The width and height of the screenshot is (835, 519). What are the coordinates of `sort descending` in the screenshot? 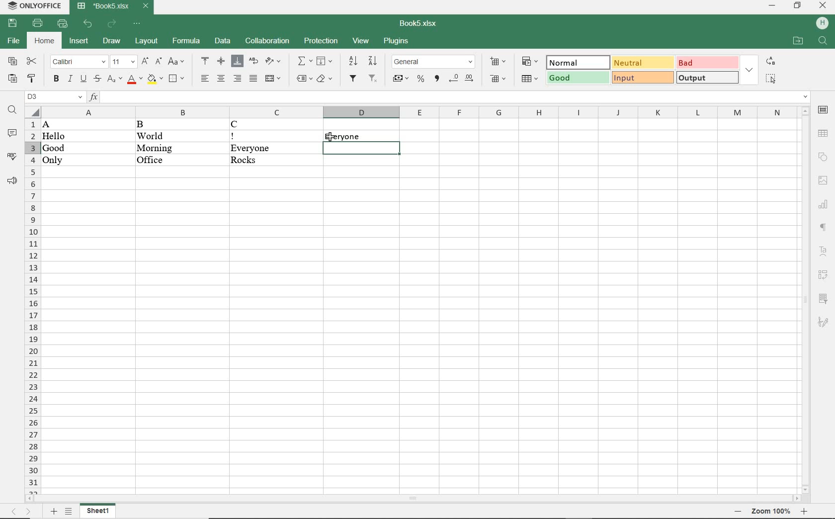 It's located at (374, 62).